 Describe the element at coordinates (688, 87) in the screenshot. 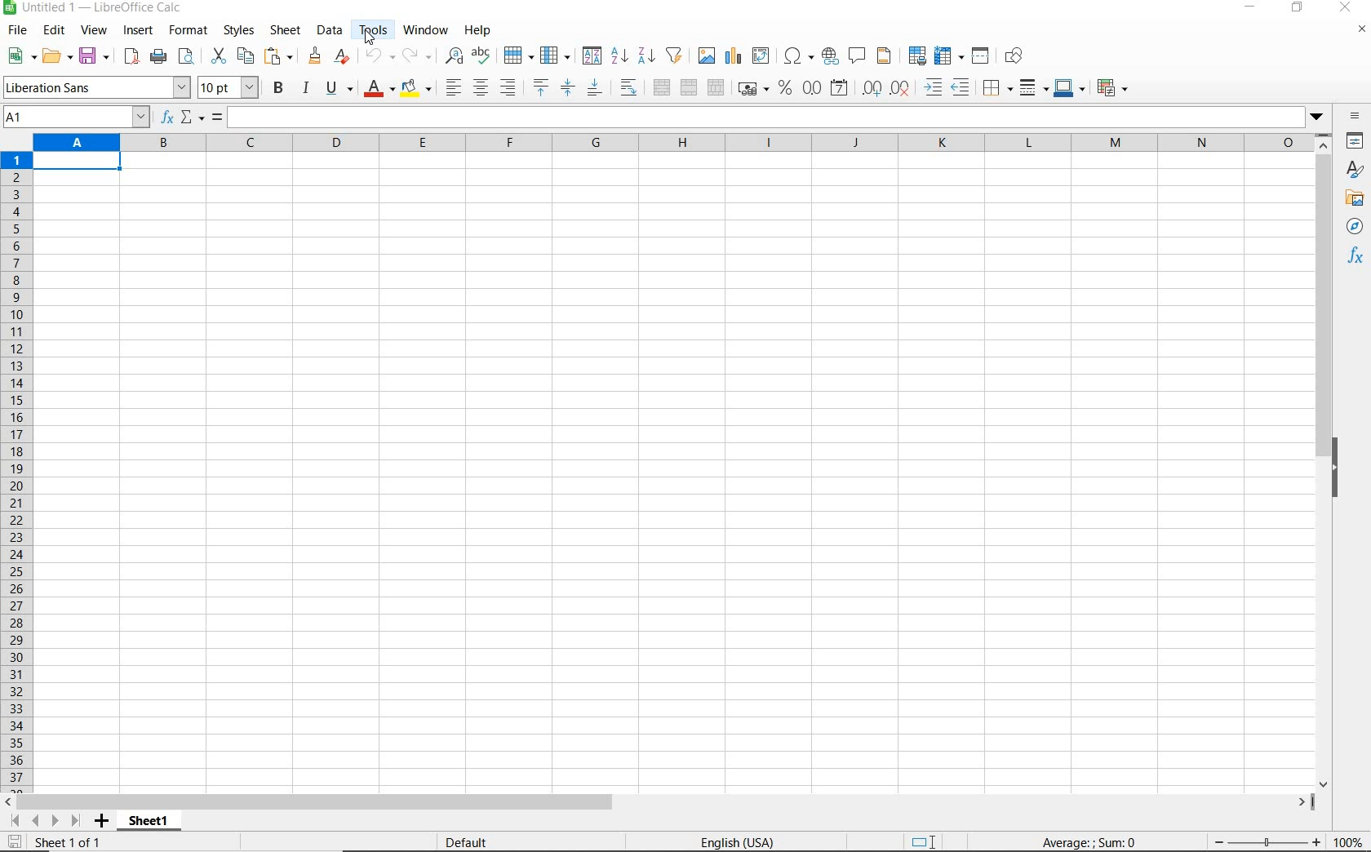

I see `merge or center or unmerge cells` at that location.